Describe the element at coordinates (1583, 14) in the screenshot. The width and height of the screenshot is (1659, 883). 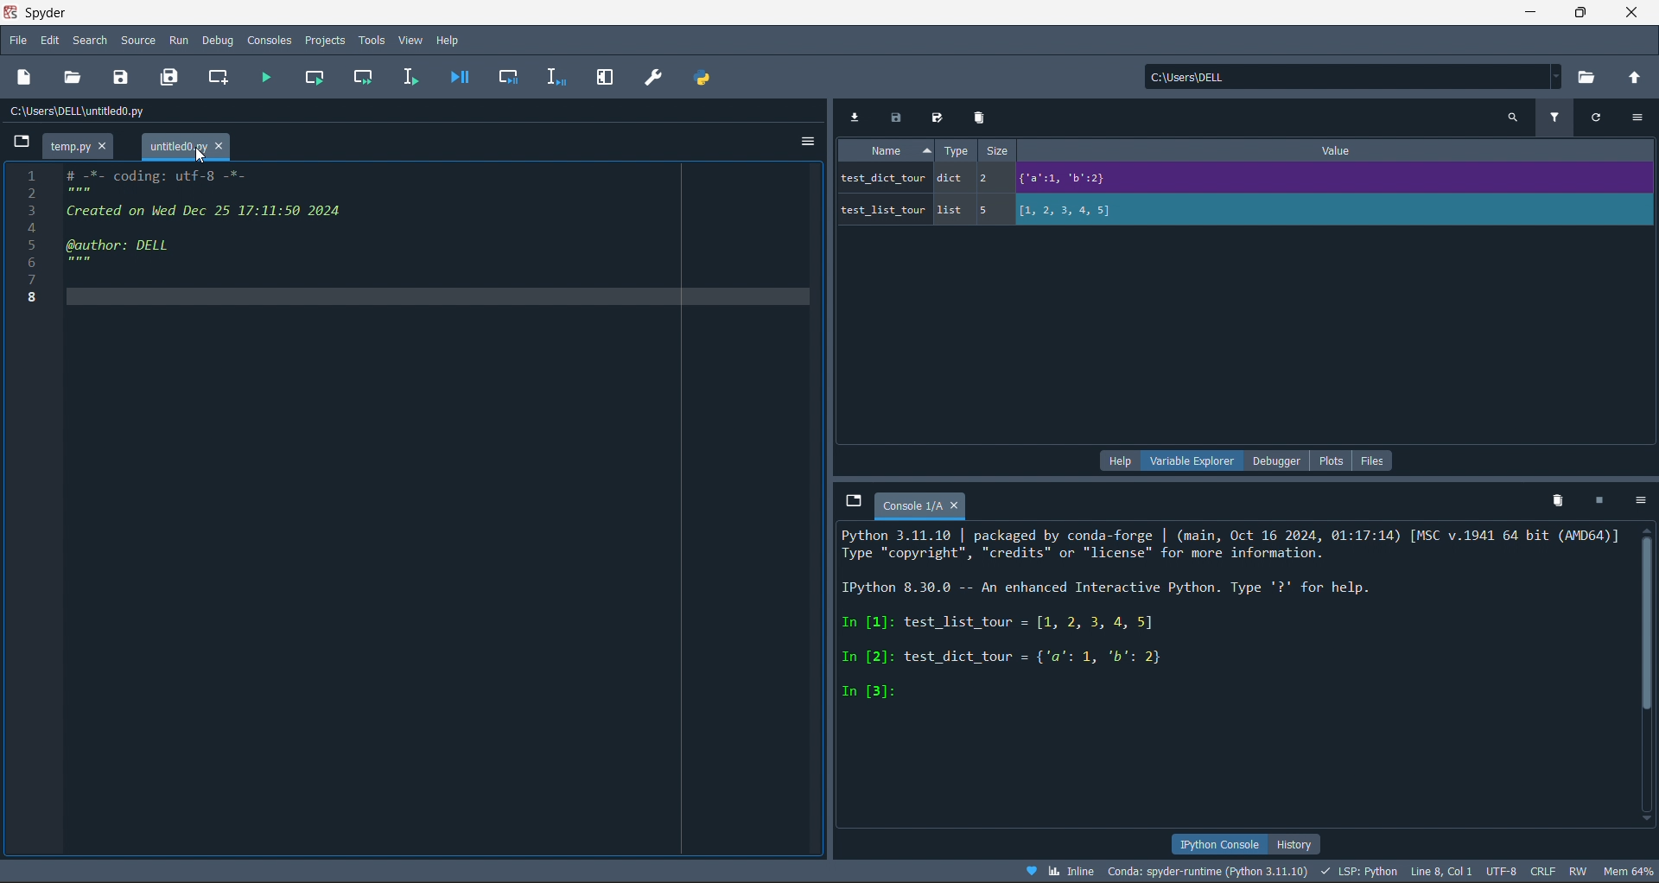
I see `maximize/restore` at that location.